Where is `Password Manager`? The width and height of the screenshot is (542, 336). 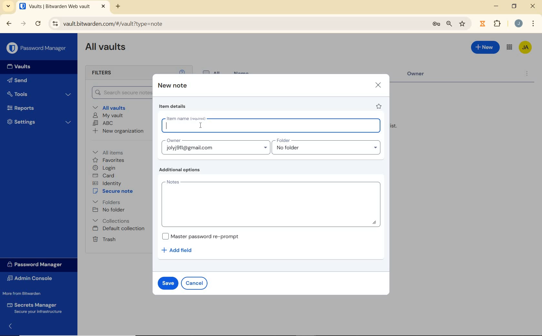 Password Manager is located at coordinates (38, 265).